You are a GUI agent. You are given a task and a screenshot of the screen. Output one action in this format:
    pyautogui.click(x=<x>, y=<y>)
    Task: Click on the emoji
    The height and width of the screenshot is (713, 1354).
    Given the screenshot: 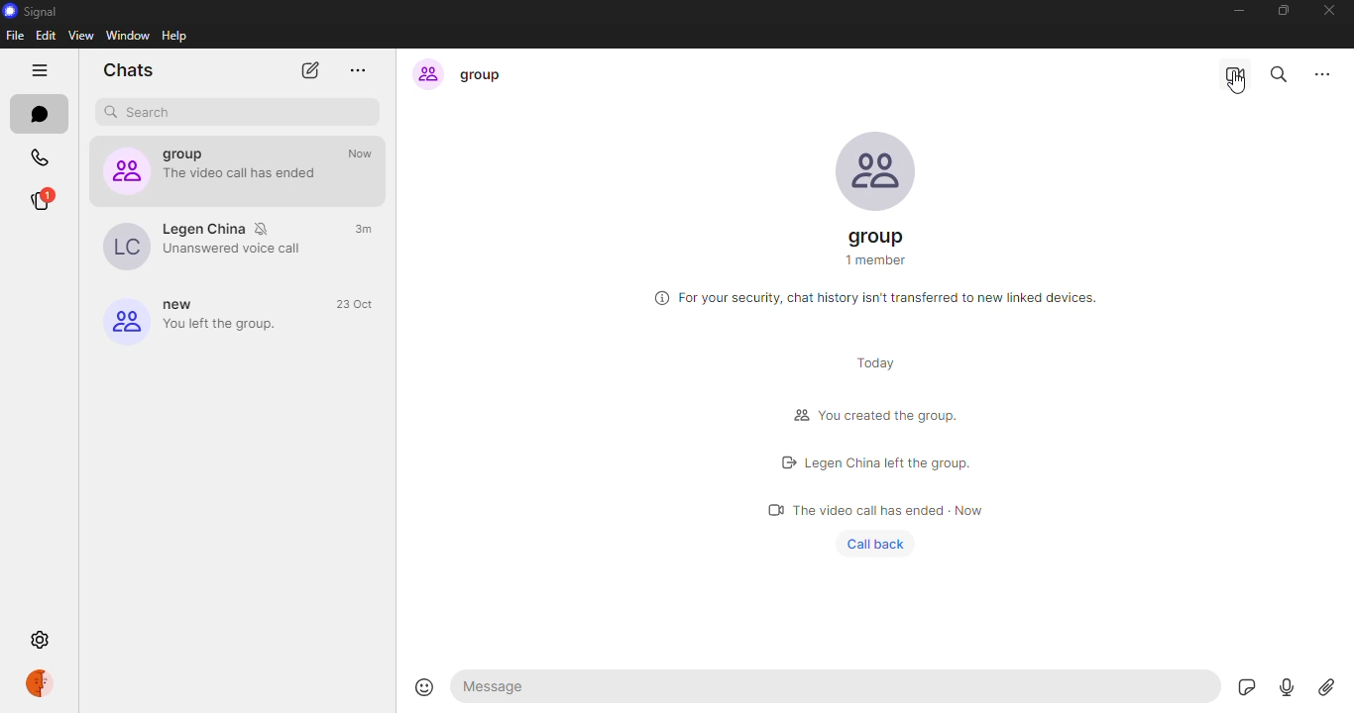 What is the action you would take?
    pyautogui.click(x=423, y=686)
    